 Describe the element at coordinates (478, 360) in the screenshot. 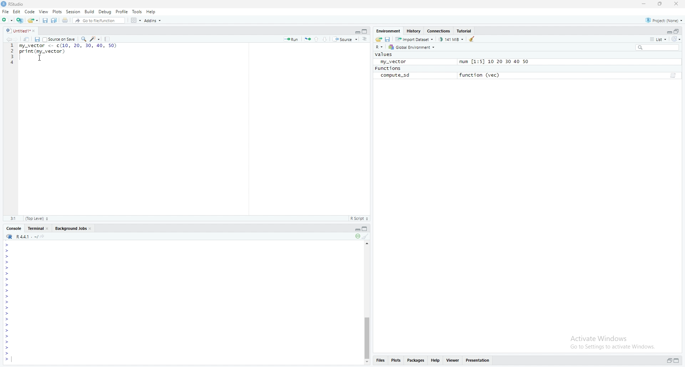

I see `Presentation` at that location.